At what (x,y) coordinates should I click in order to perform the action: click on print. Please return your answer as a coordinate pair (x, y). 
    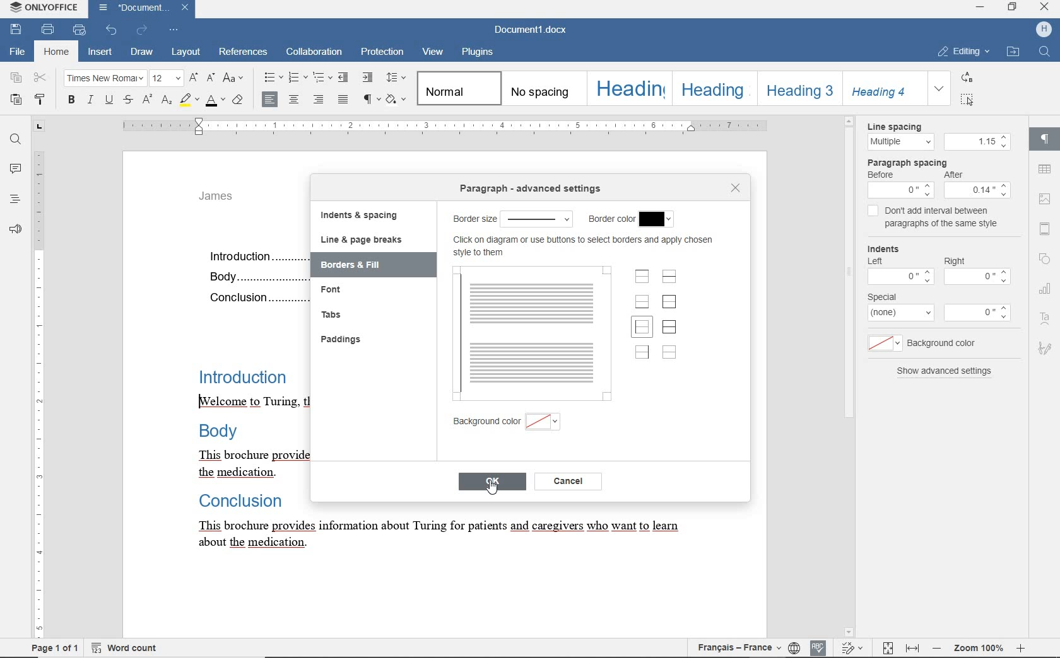
    Looking at the image, I should click on (49, 30).